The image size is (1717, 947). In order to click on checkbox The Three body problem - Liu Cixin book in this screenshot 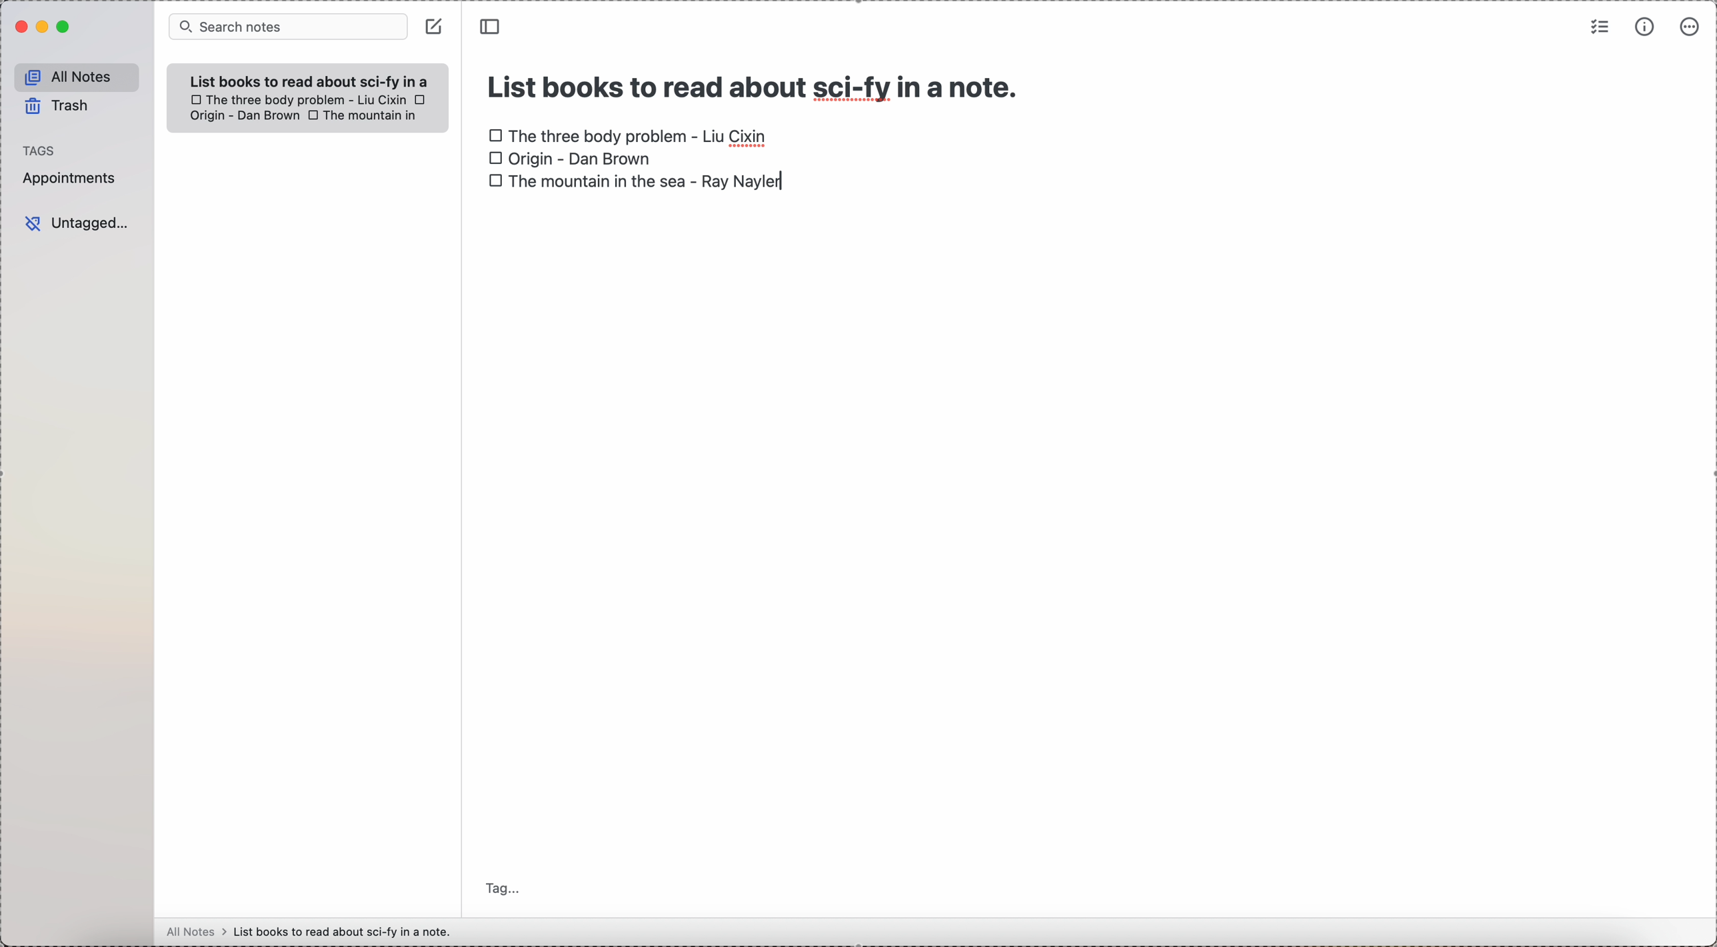, I will do `click(297, 99)`.